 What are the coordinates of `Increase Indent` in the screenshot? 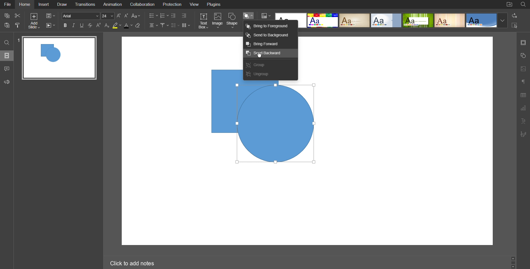 It's located at (184, 16).